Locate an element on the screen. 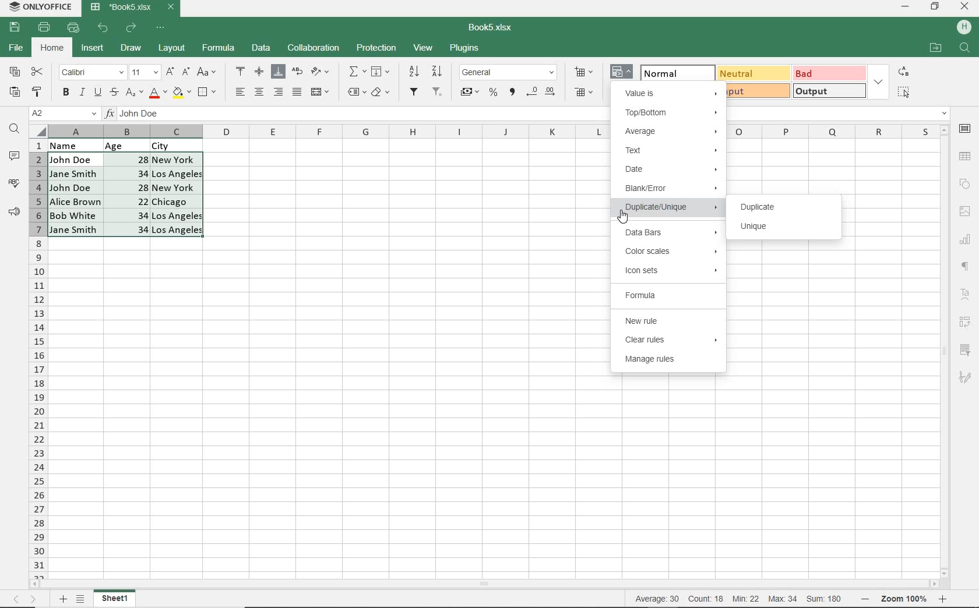 The height and width of the screenshot is (608, 979). PLUGINS is located at coordinates (465, 49).